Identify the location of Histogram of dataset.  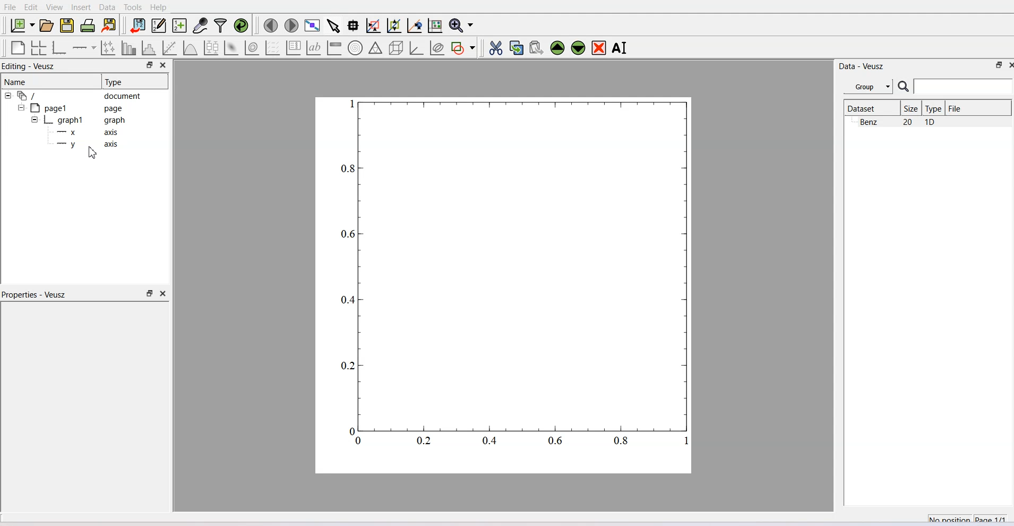
(148, 47).